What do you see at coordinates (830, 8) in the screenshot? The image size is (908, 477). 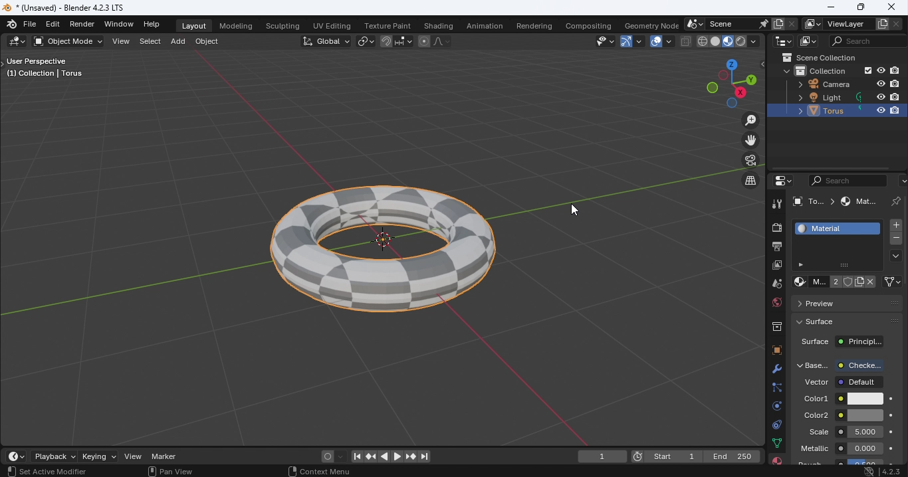 I see `Minimize` at bounding box center [830, 8].